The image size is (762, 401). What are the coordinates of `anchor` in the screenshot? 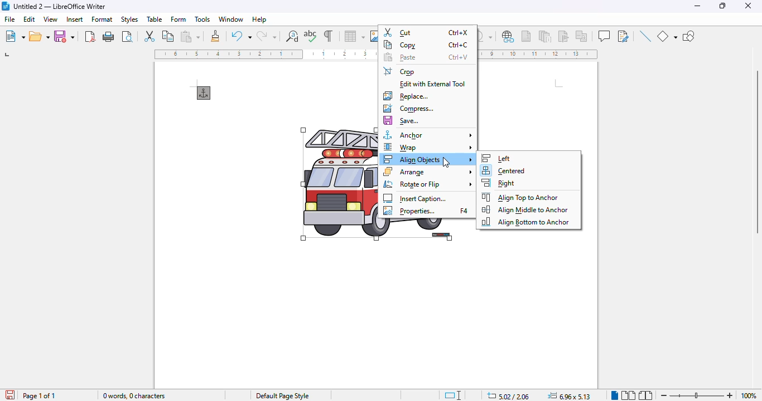 It's located at (428, 135).